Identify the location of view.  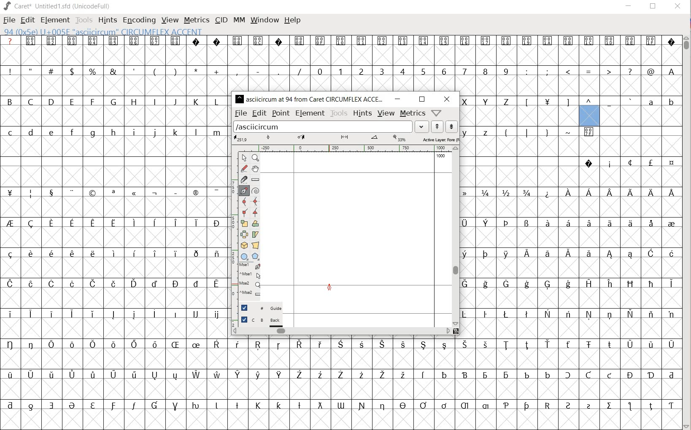
(386, 113).